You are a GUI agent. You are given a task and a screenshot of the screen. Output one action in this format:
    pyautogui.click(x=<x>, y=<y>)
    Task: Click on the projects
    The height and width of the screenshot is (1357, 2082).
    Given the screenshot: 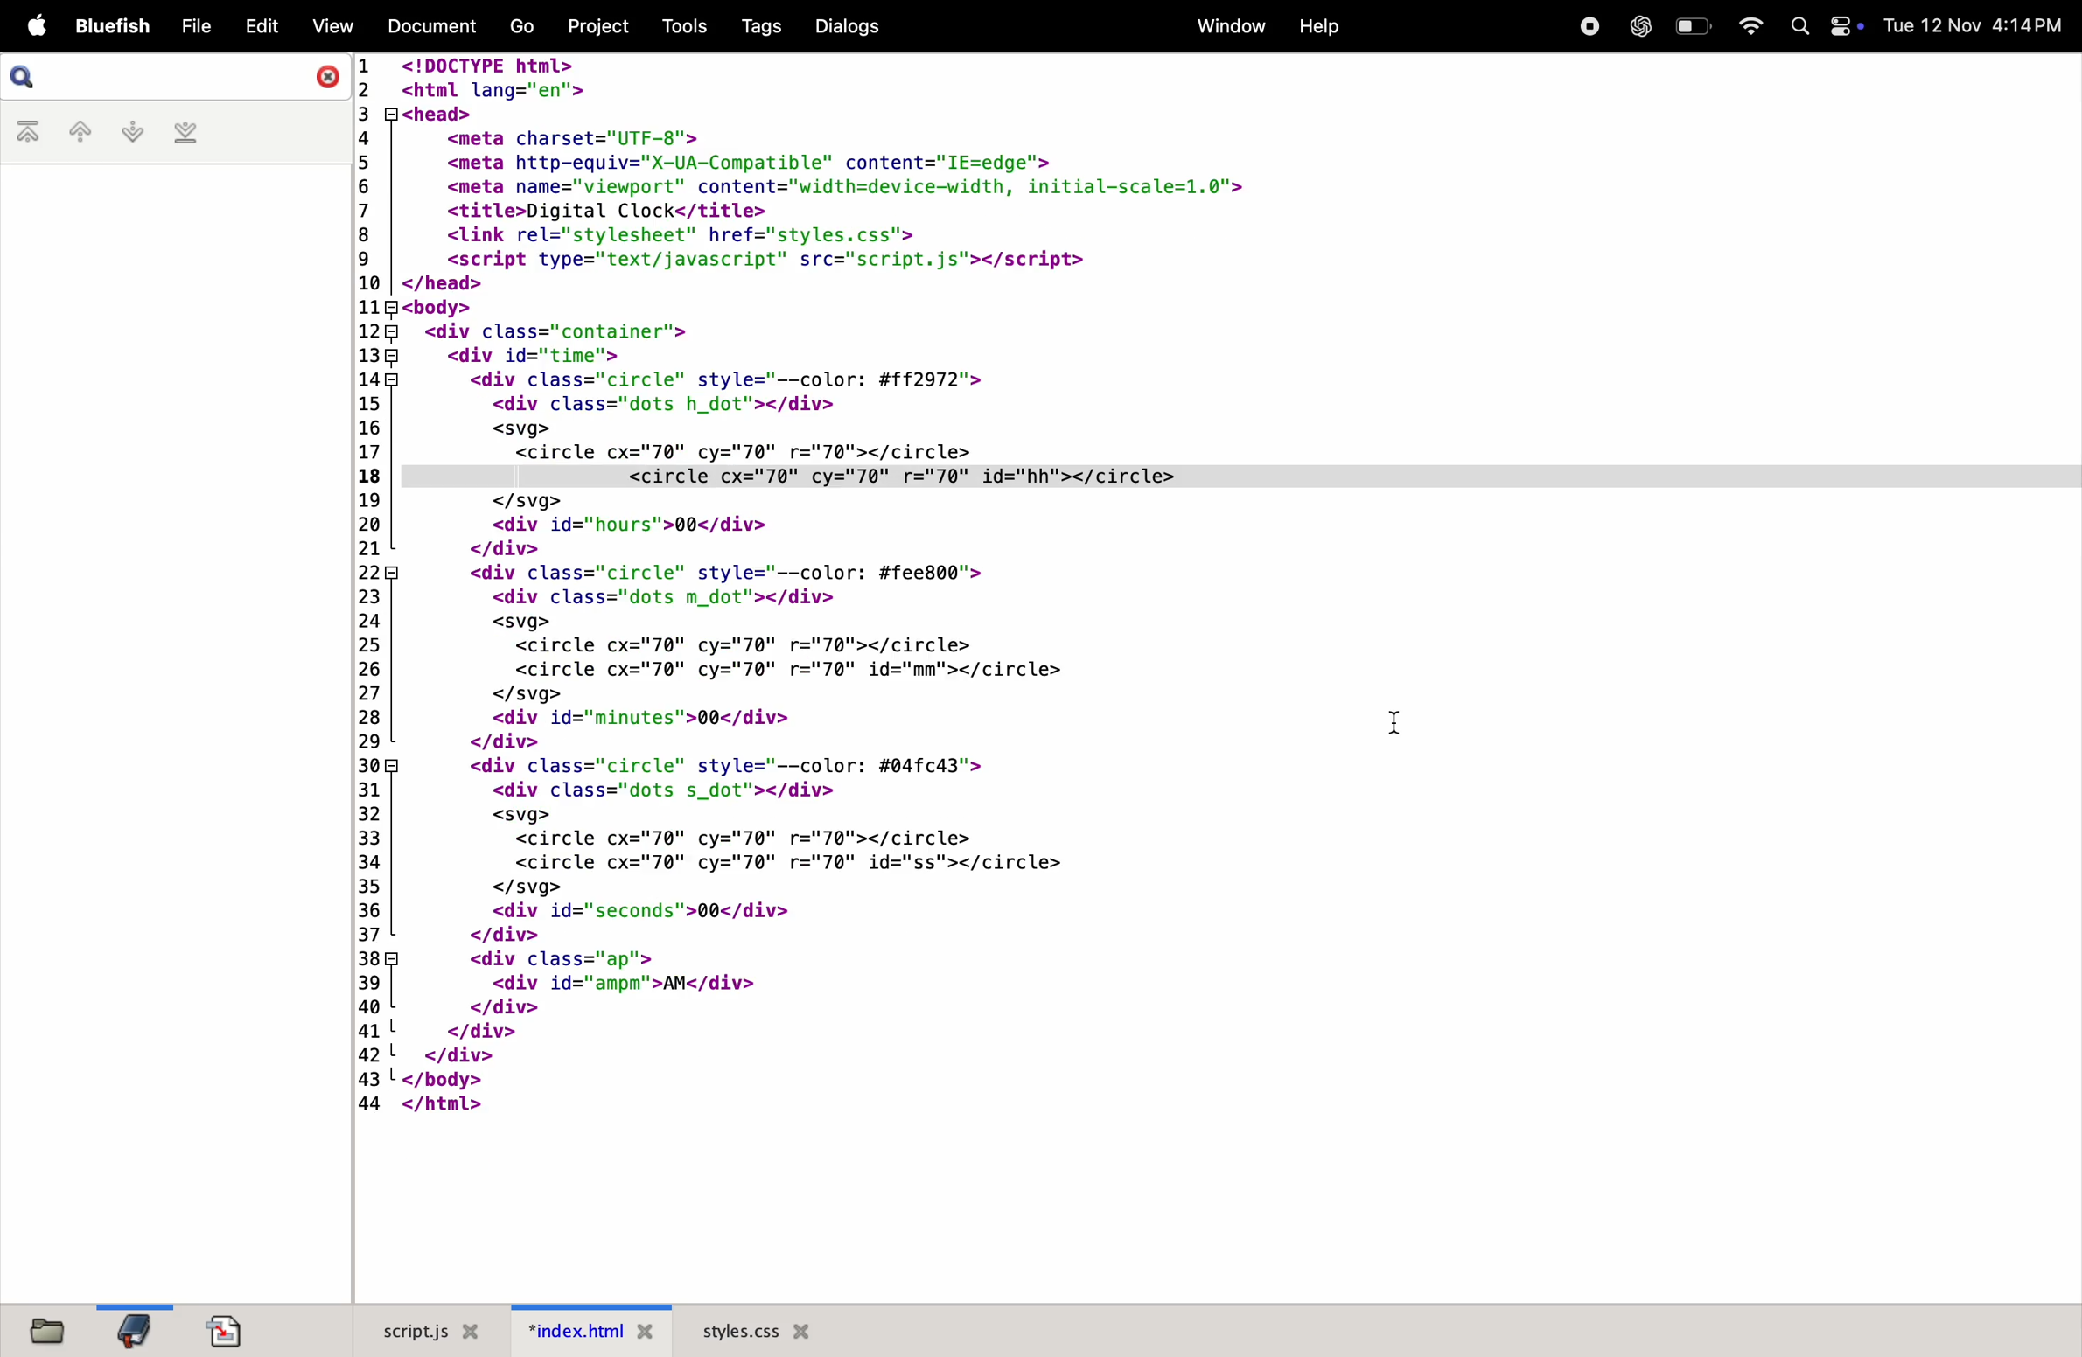 What is the action you would take?
    pyautogui.click(x=595, y=25)
    